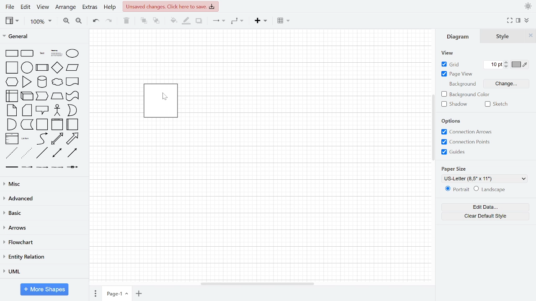 Image resolution: width=536 pixels, height=301 pixels. What do you see at coordinates (507, 62) in the screenshot?
I see `increase grid pt` at bounding box center [507, 62].